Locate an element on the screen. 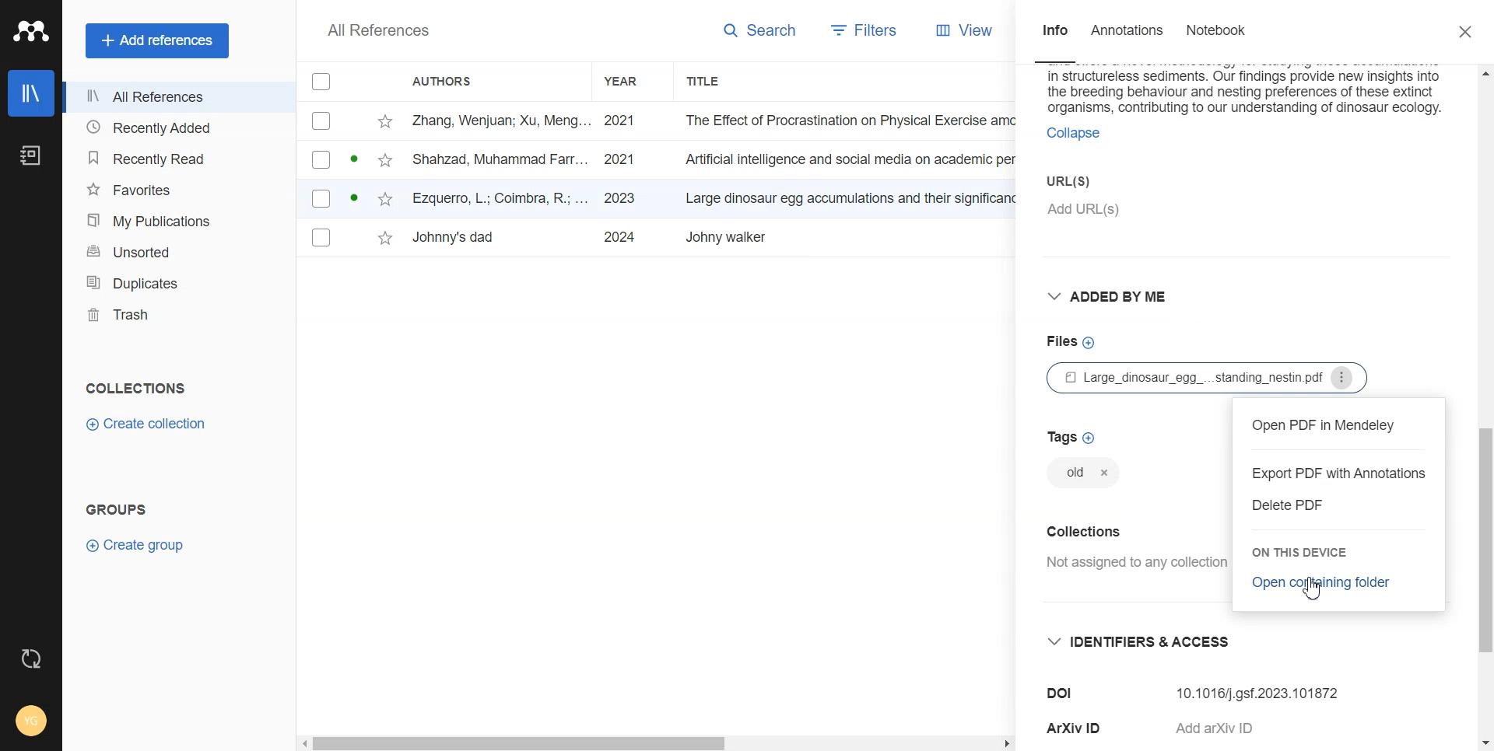 The image size is (1494, 751). 2024 is located at coordinates (618, 236).